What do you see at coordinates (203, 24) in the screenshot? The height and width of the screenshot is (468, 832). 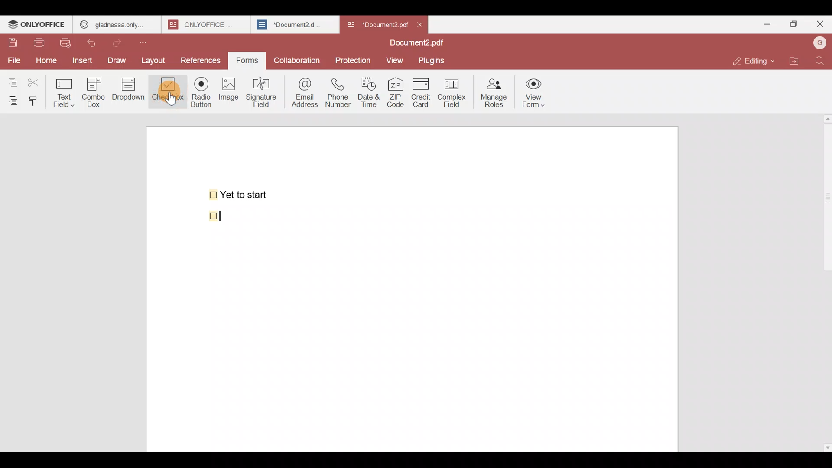 I see `onlyoffice` at bounding box center [203, 24].